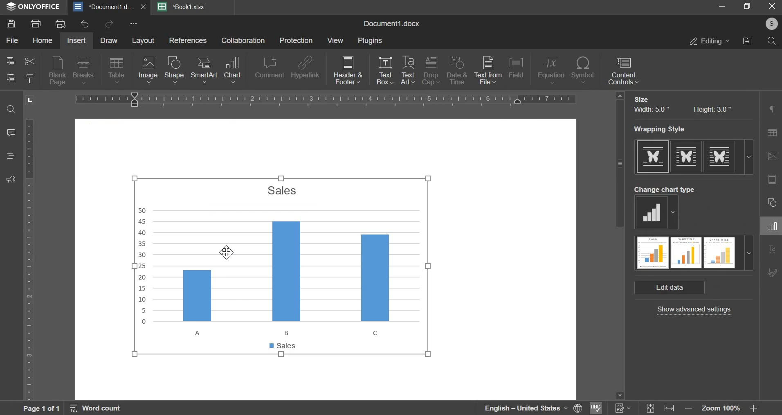  Describe the element at coordinates (772, 179) in the screenshot. I see `Image Tool` at that location.